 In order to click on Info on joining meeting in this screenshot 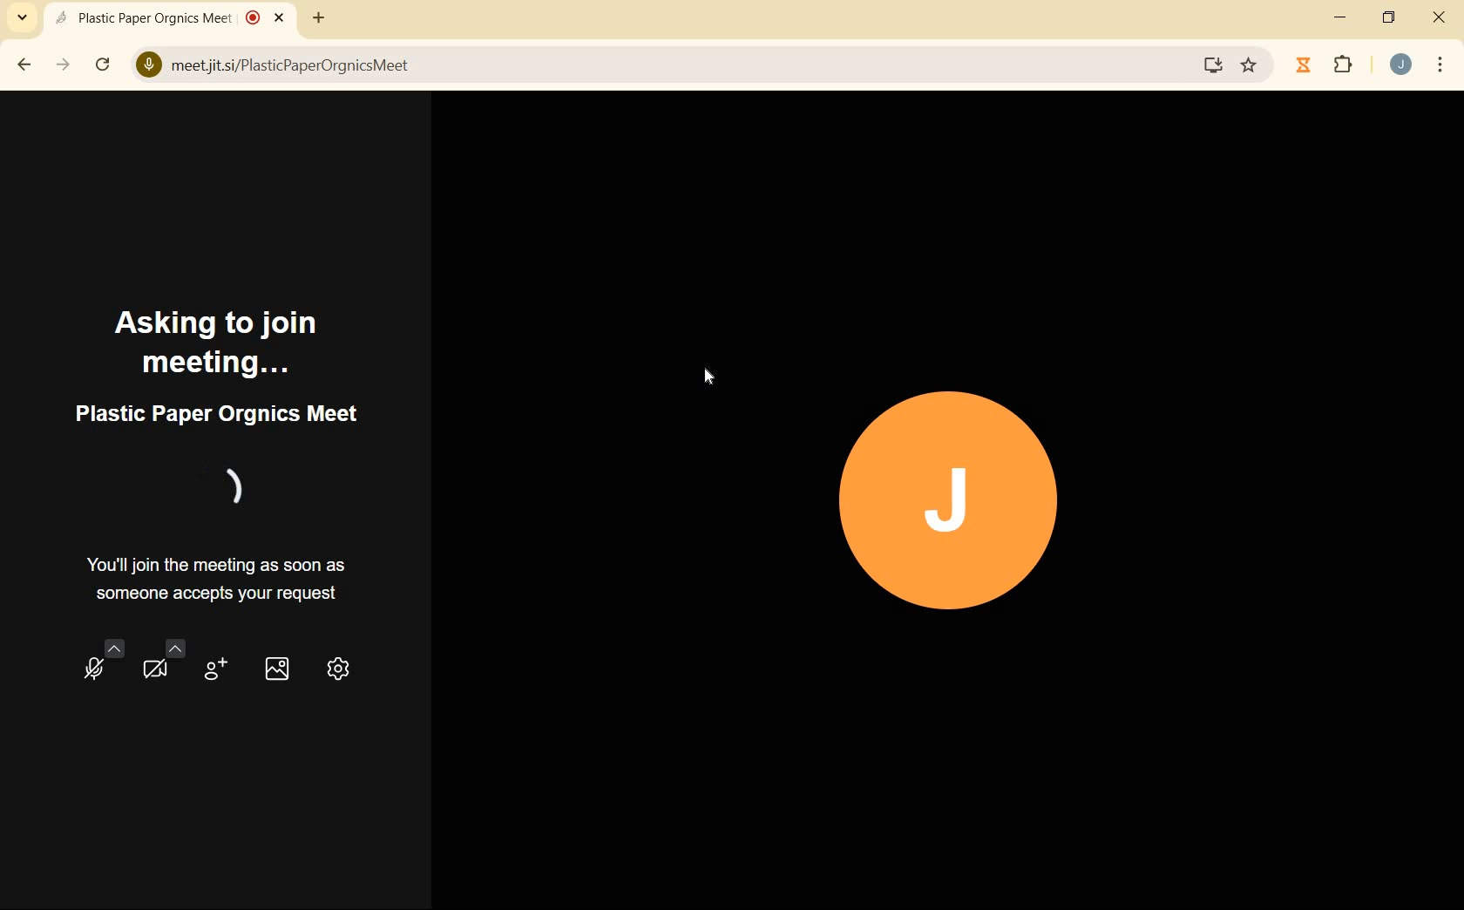, I will do `click(224, 581)`.